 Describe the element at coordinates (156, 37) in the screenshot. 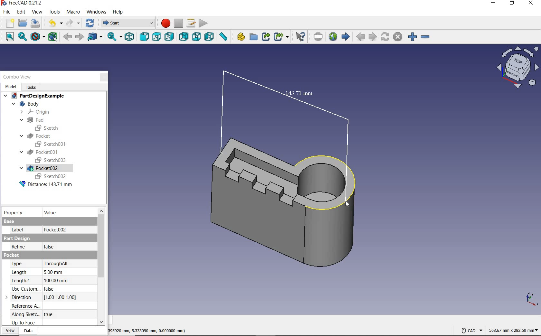

I see `top` at that location.